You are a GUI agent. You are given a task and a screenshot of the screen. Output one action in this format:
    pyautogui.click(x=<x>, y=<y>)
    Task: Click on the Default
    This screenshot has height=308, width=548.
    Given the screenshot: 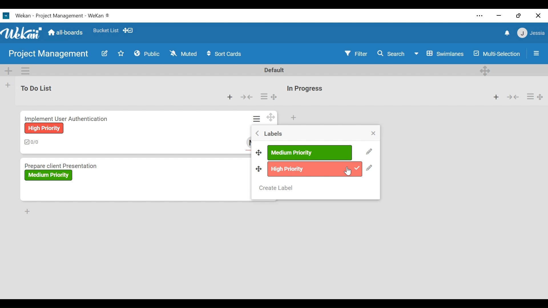 What is the action you would take?
    pyautogui.click(x=275, y=70)
    